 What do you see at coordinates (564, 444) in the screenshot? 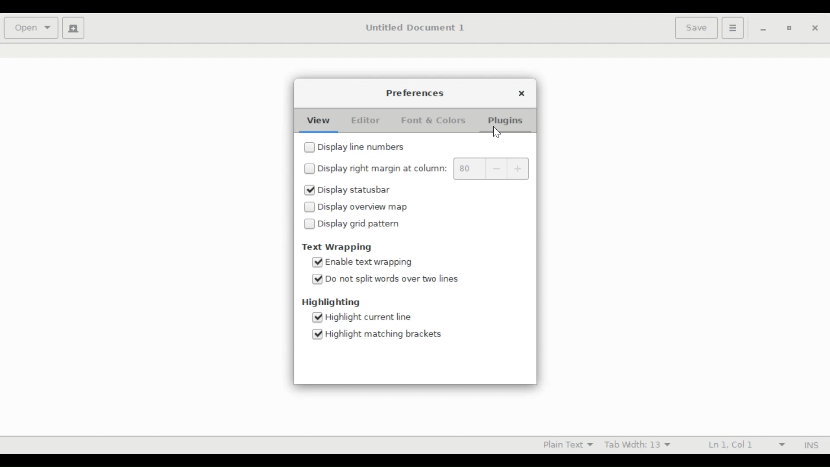
I see `Plain Text` at bounding box center [564, 444].